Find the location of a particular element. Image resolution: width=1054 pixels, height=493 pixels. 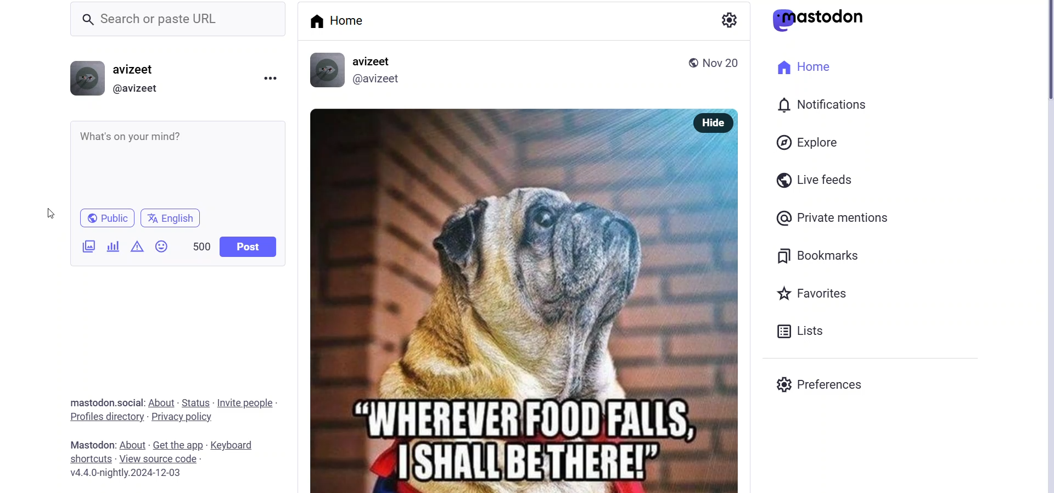

about is located at coordinates (161, 402).